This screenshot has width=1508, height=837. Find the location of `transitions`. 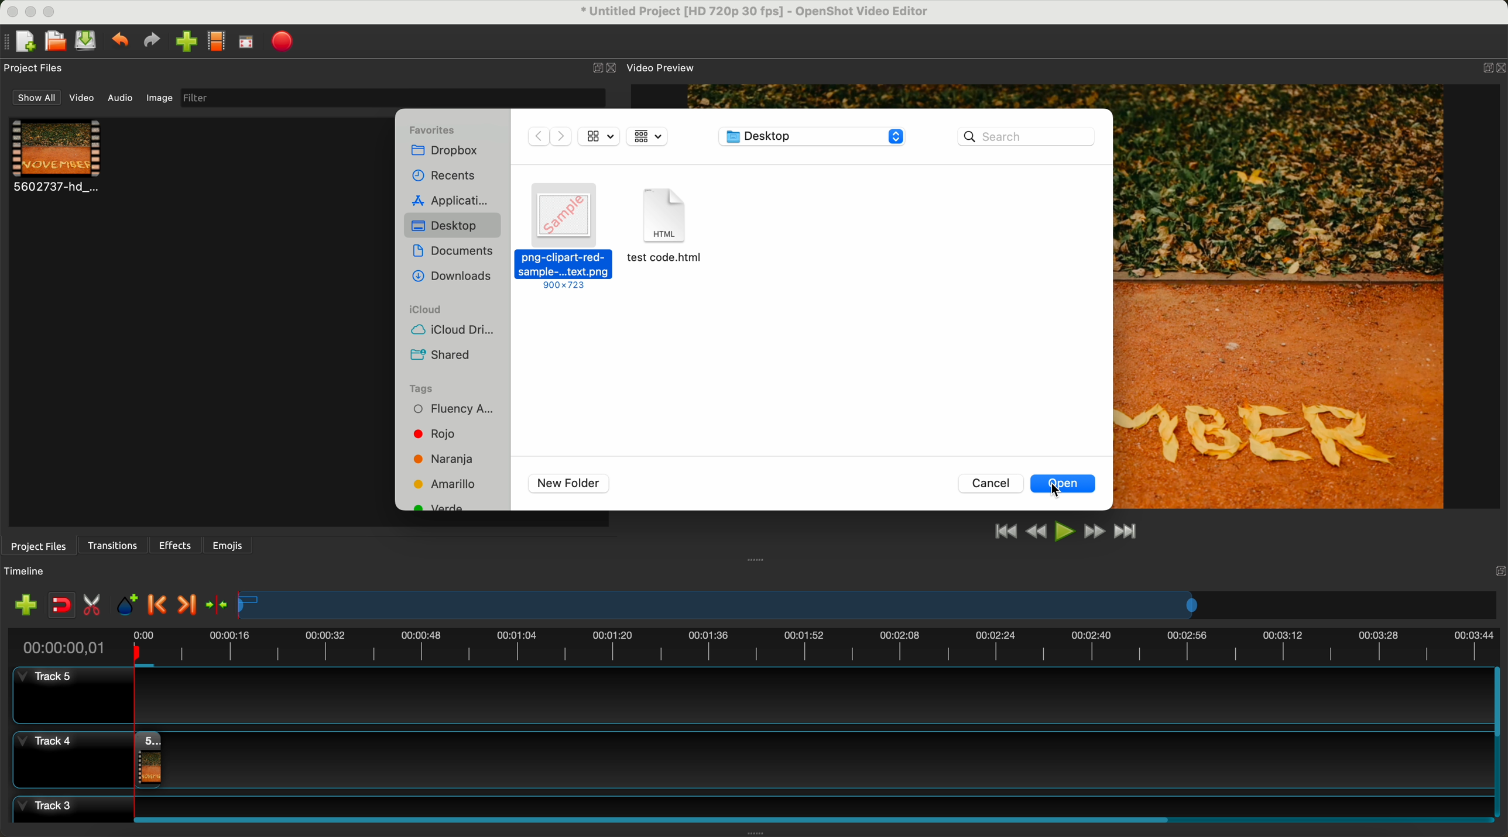

transitions is located at coordinates (114, 546).